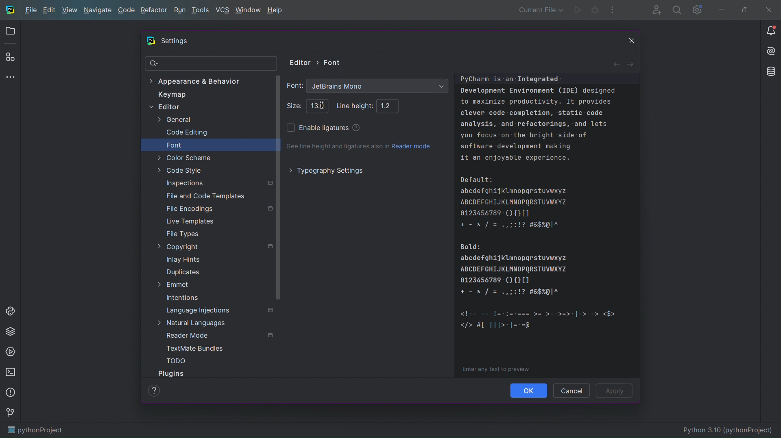  I want to click on Version Control, so click(12, 414).